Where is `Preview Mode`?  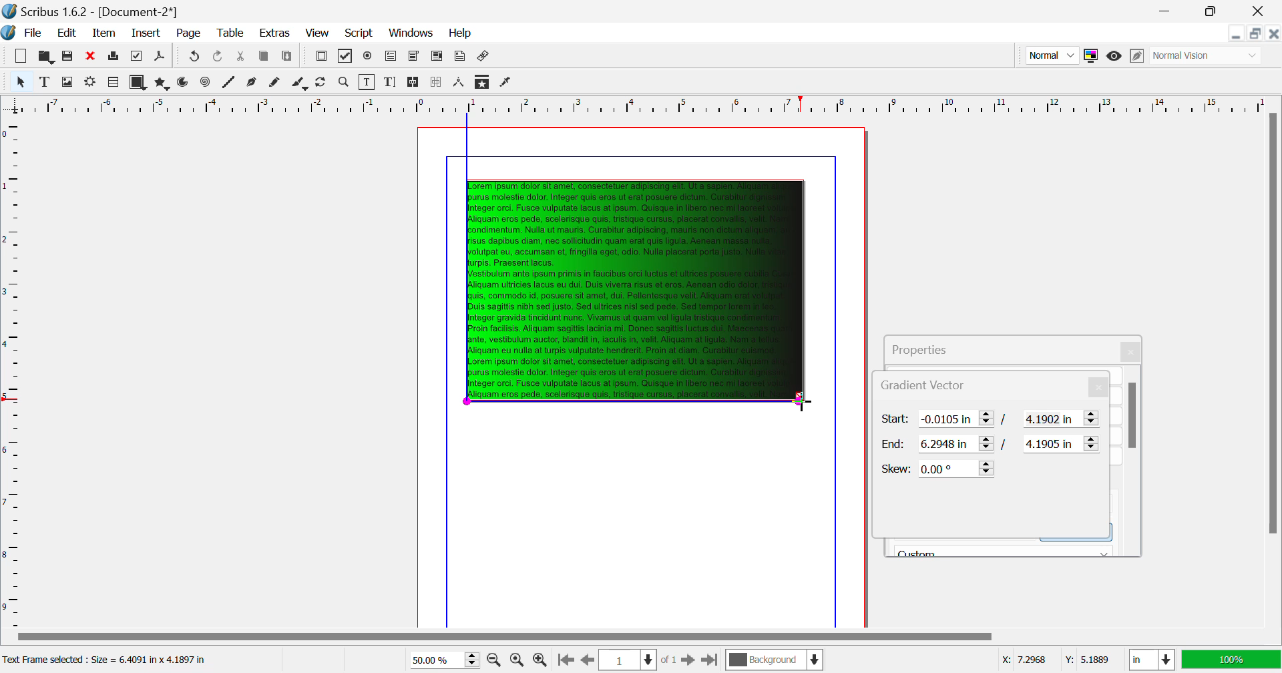 Preview Mode is located at coordinates (1051, 55).